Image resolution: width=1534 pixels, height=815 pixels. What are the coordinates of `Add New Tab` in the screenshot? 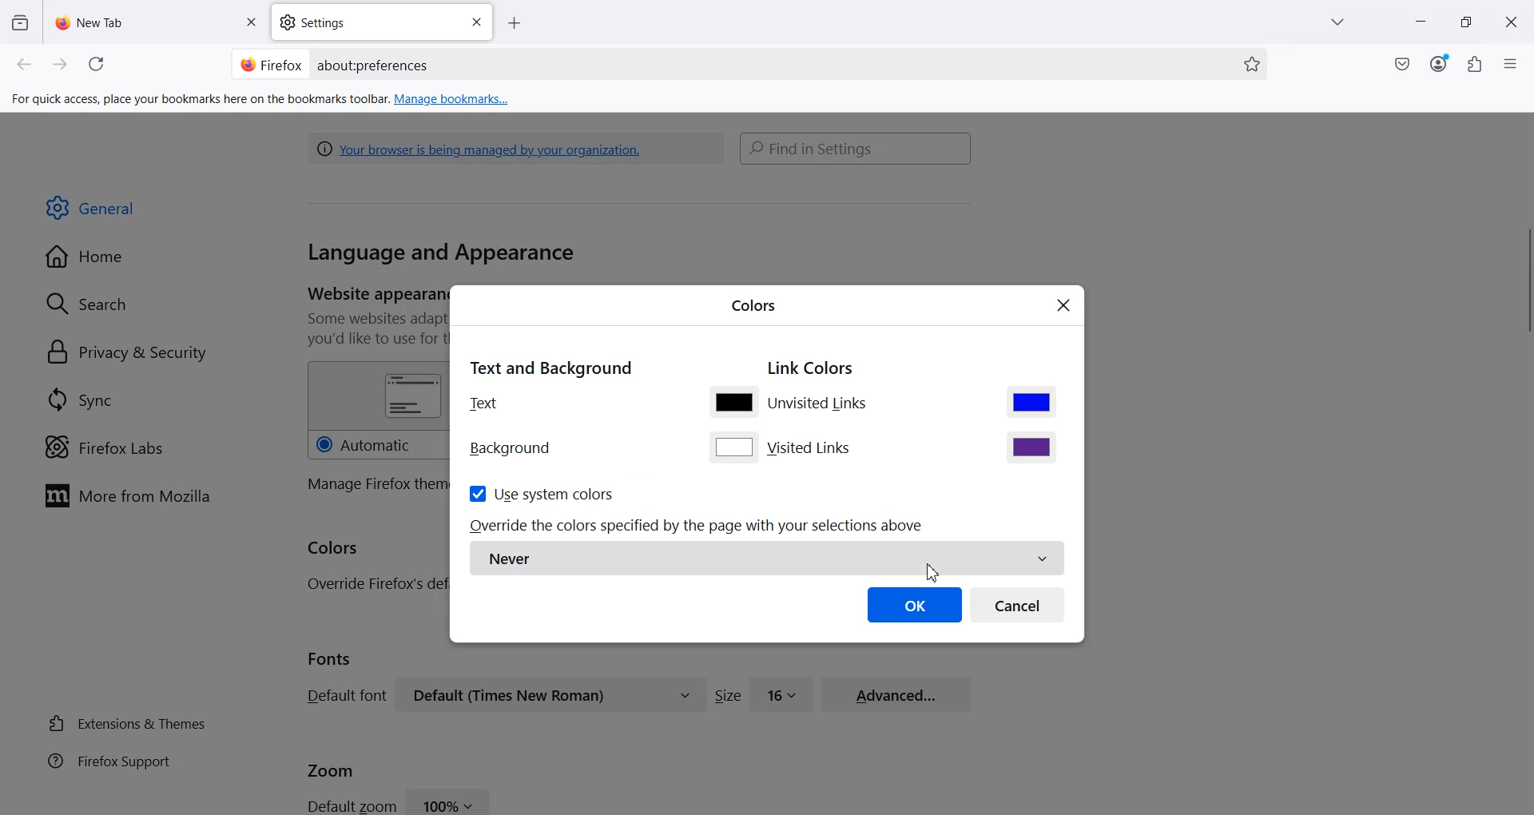 It's located at (515, 24).